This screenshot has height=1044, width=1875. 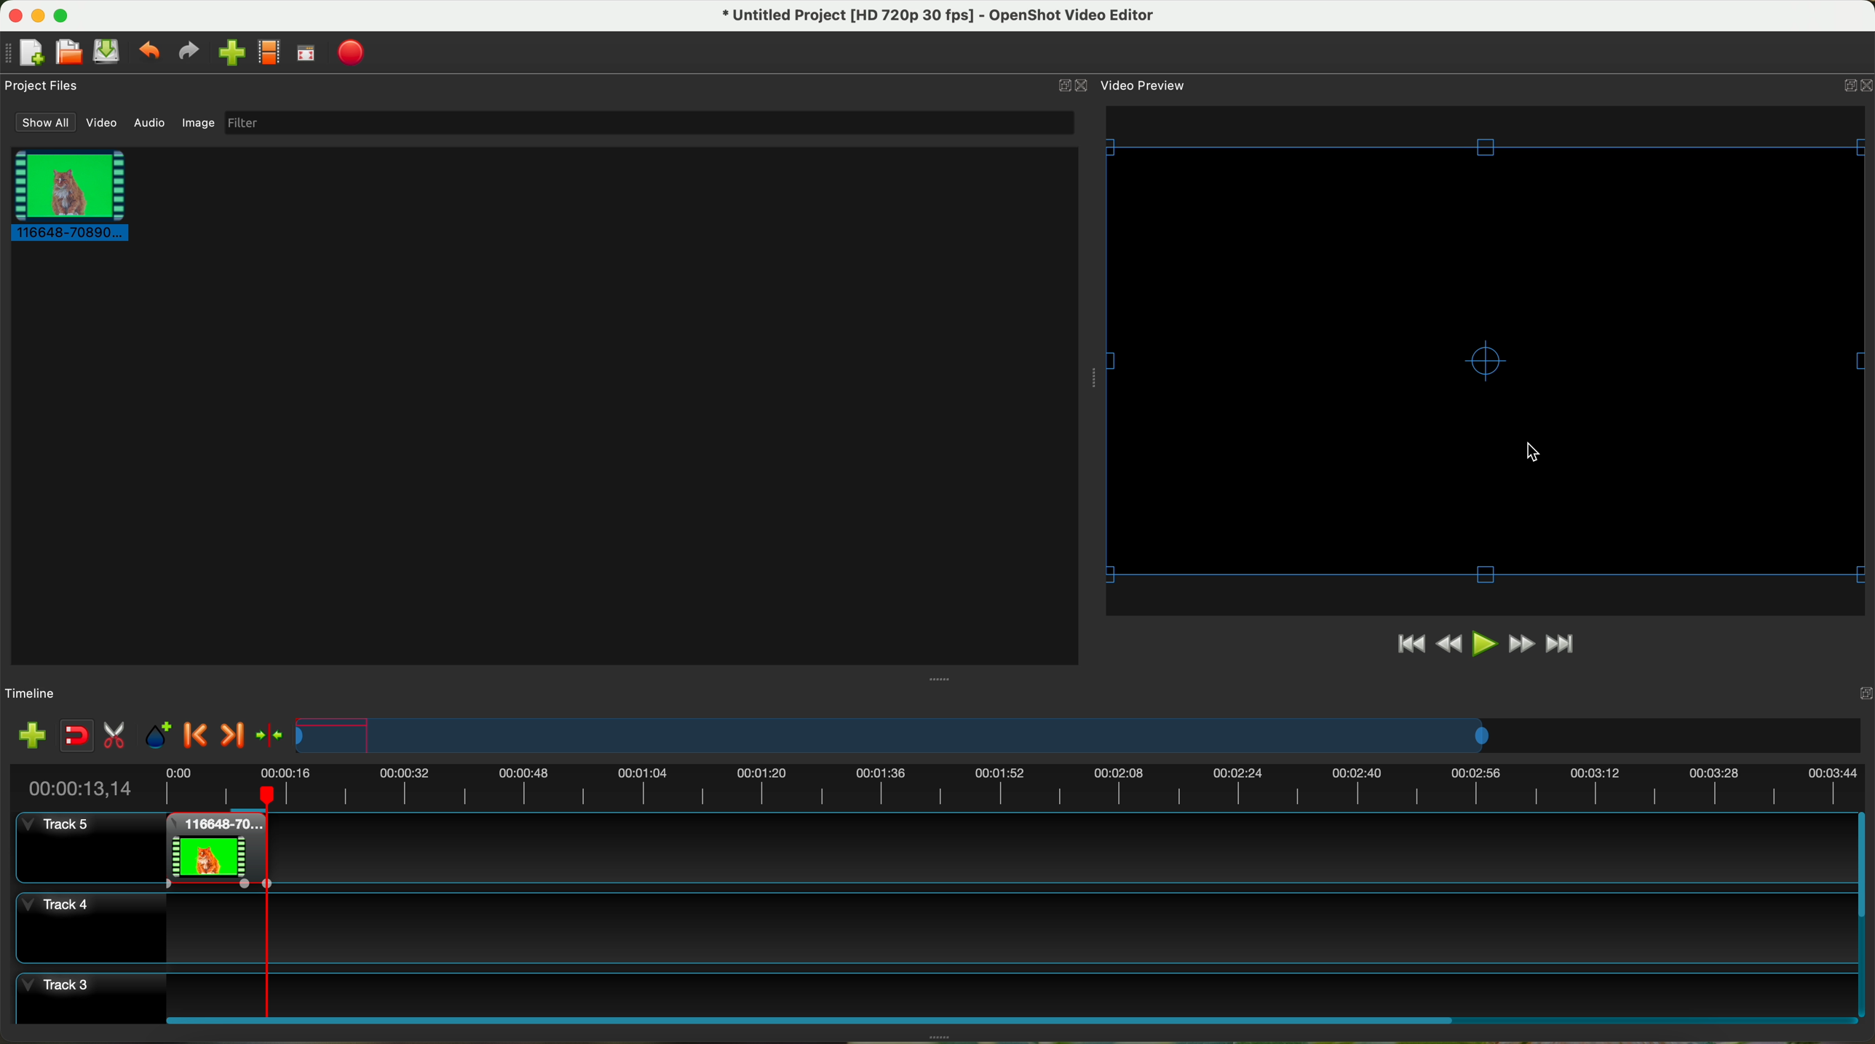 I want to click on enable razor, so click(x=115, y=737).